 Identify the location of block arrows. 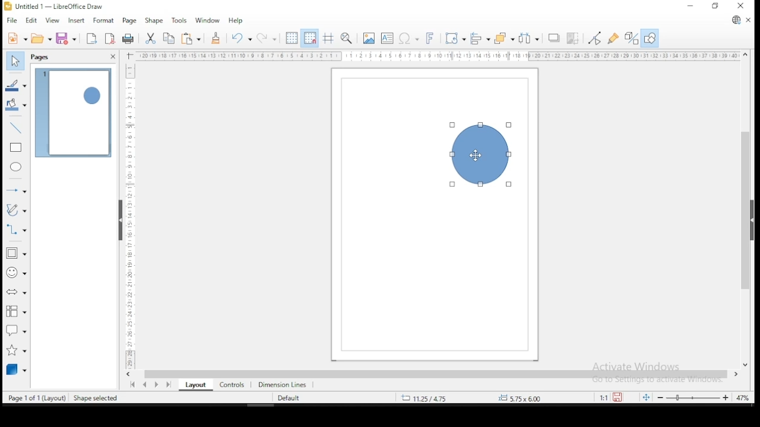
(17, 294).